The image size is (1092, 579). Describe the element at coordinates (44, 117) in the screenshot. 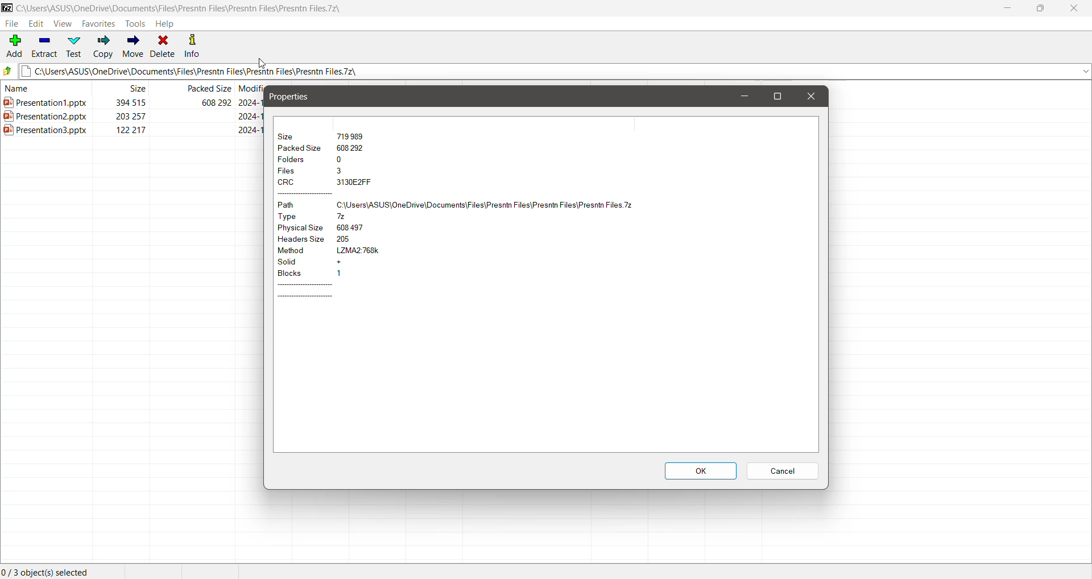

I see `Presentation2.pptx` at that location.